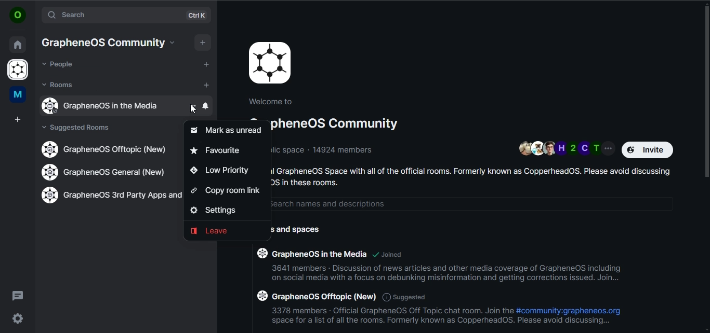  What do you see at coordinates (113, 15) in the screenshot?
I see `search` at bounding box center [113, 15].